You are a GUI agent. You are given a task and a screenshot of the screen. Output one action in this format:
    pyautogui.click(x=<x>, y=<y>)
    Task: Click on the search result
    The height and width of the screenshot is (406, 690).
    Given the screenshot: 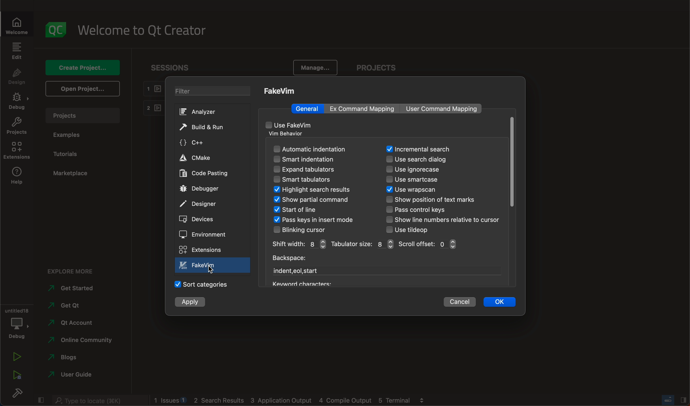 What is the action you would take?
    pyautogui.click(x=322, y=190)
    